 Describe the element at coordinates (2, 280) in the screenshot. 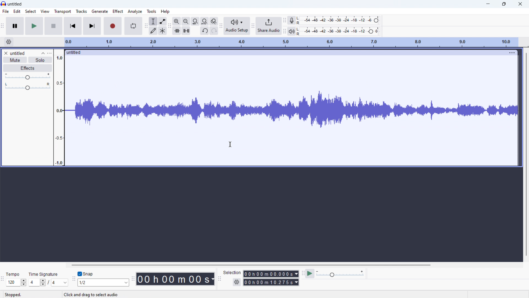

I see `time signature toolbar` at that location.